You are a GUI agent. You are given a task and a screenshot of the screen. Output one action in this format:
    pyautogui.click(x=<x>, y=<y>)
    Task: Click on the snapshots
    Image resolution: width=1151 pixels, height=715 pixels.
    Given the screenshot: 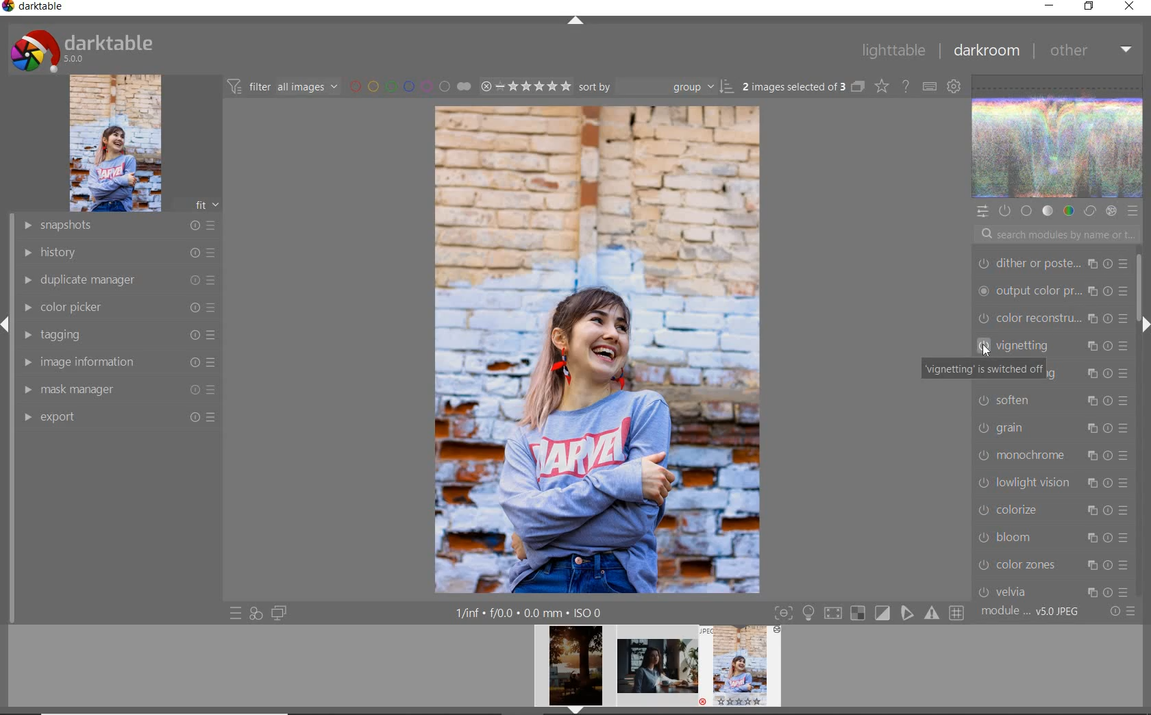 What is the action you would take?
    pyautogui.click(x=118, y=226)
    